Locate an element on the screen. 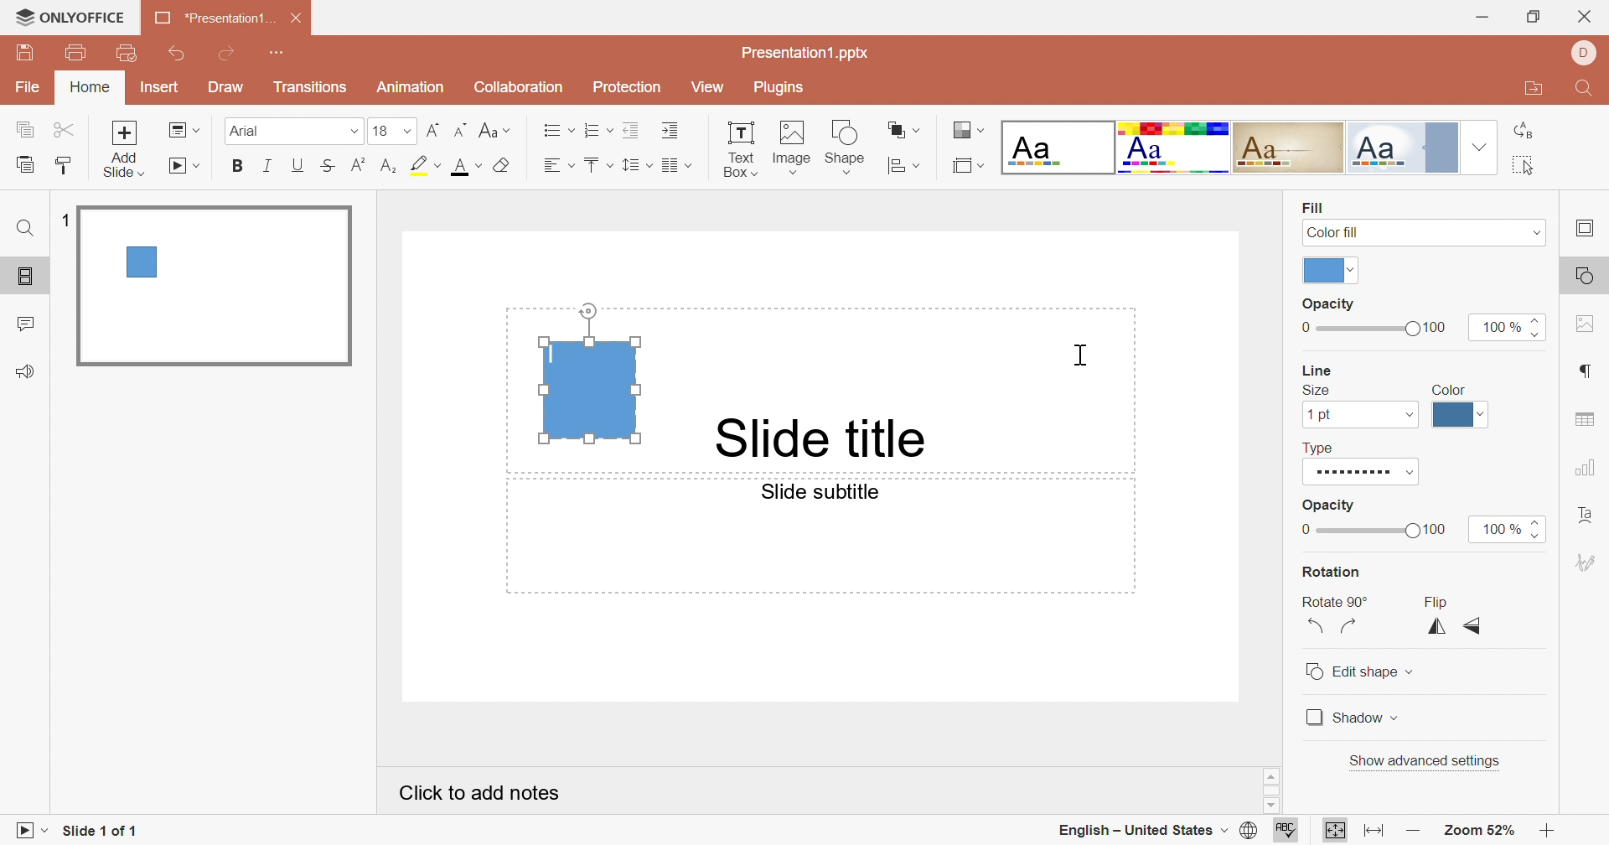 The image size is (1609, 845). comments is located at coordinates (29, 323).